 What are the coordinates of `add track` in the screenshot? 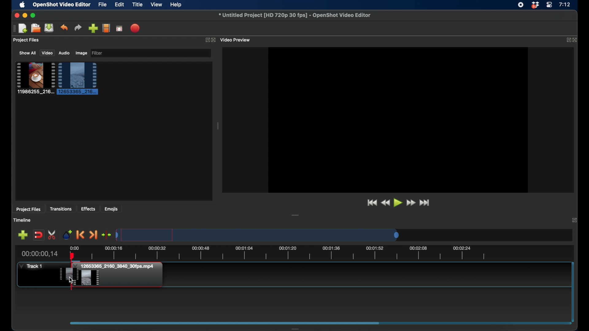 It's located at (23, 234).